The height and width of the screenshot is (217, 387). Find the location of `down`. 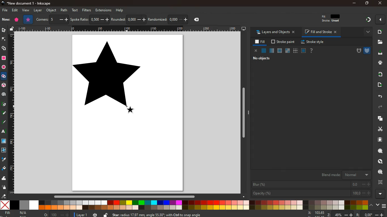

down is located at coordinates (378, 205).